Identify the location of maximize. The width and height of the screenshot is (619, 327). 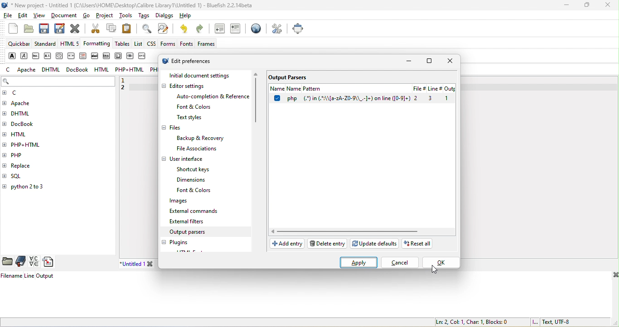
(587, 6).